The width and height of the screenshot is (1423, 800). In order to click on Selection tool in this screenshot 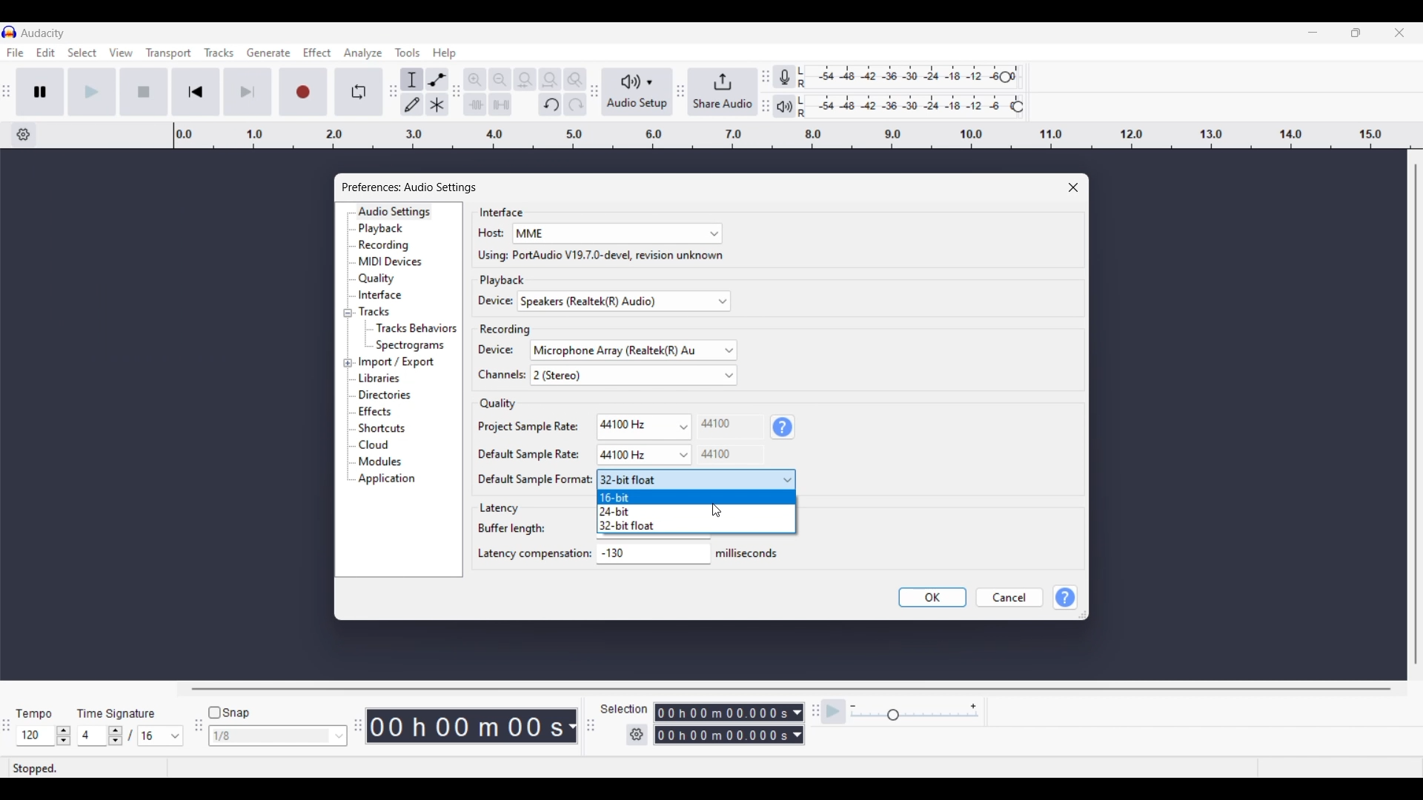, I will do `click(412, 79)`.